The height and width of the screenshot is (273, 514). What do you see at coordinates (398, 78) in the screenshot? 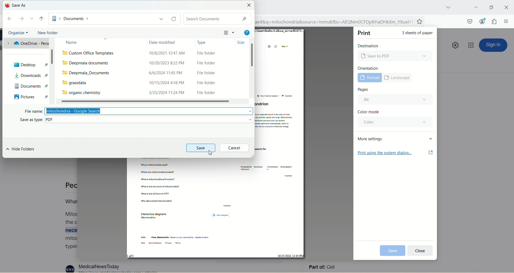
I see `landscape` at bounding box center [398, 78].